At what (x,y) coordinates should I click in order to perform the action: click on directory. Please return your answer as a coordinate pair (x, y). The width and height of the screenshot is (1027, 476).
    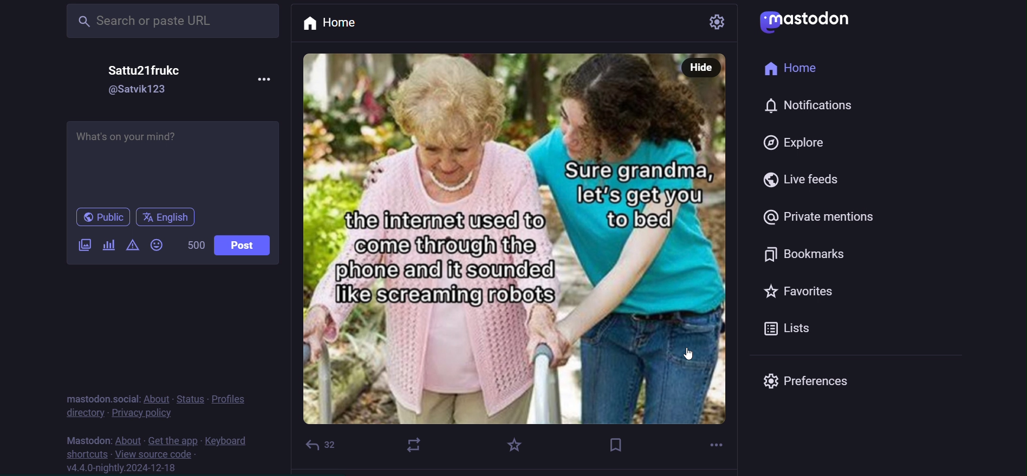
    Looking at the image, I should click on (84, 412).